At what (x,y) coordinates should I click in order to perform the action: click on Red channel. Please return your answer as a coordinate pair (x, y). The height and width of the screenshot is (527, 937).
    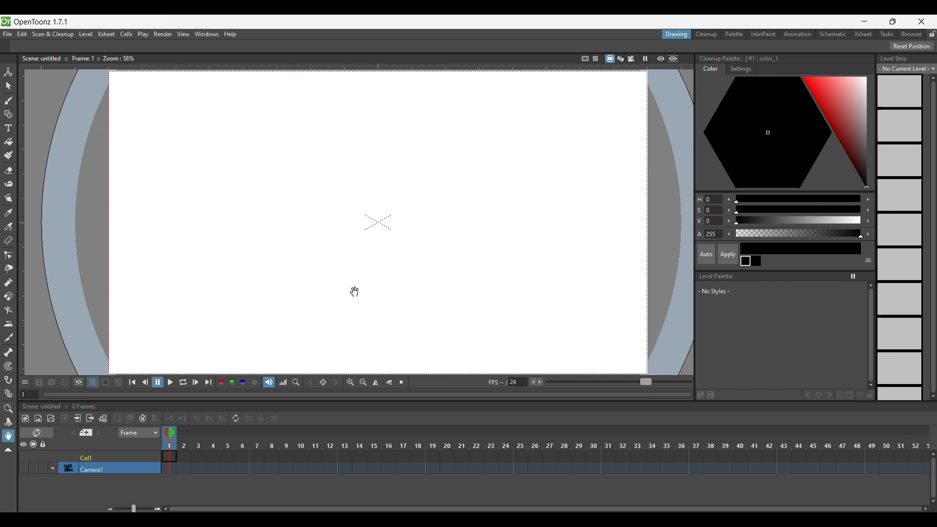
    Looking at the image, I should click on (221, 381).